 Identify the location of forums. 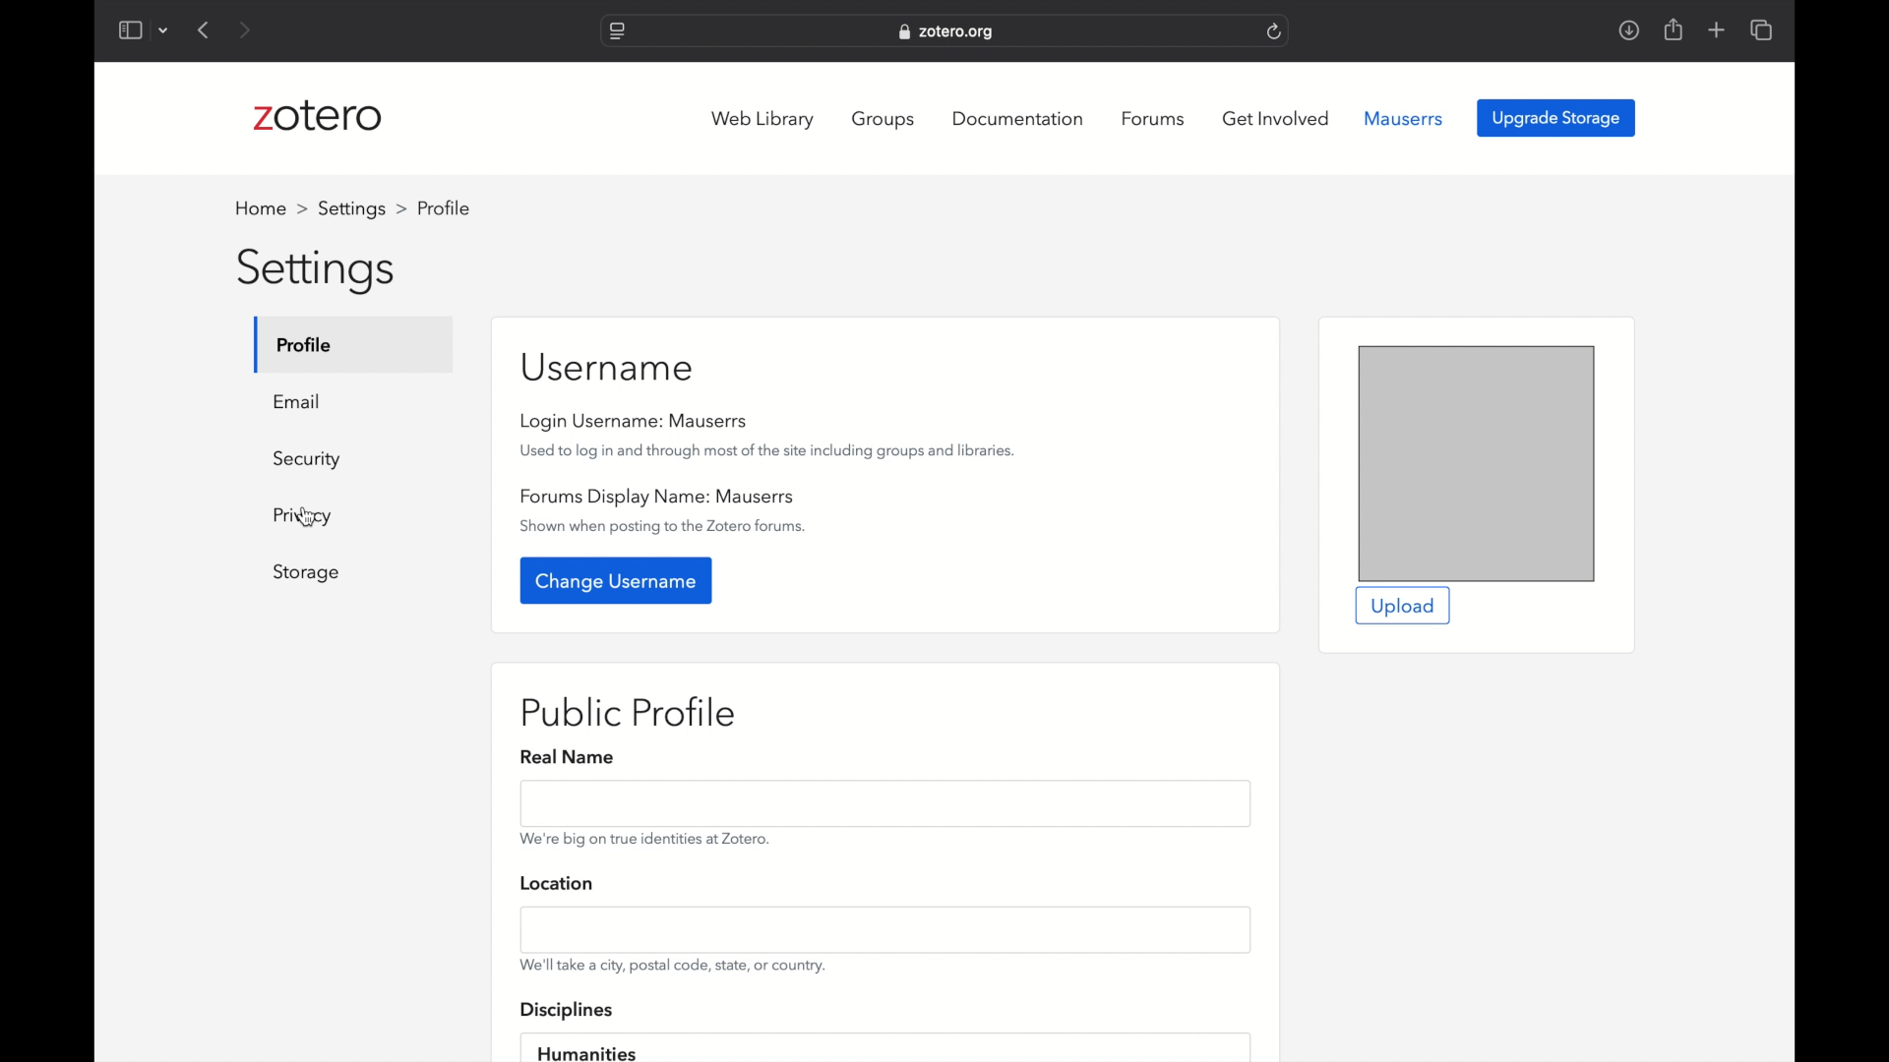
(1153, 119).